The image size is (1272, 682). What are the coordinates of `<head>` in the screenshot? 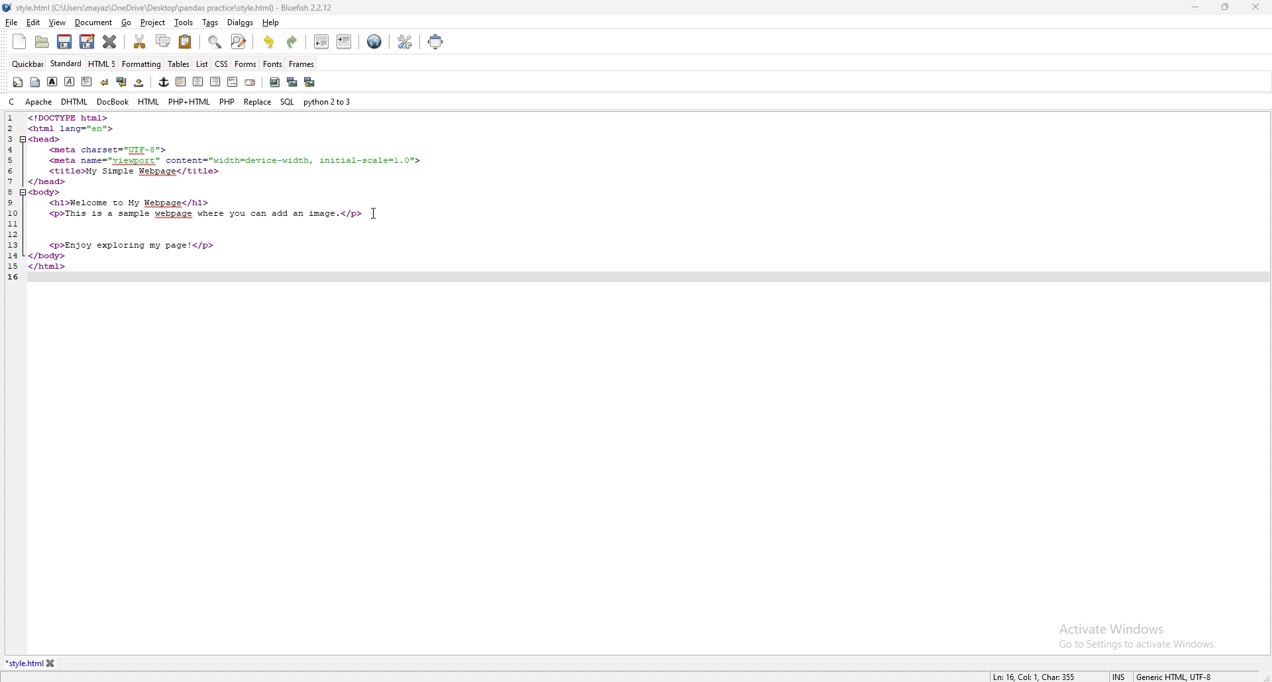 It's located at (45, 139).